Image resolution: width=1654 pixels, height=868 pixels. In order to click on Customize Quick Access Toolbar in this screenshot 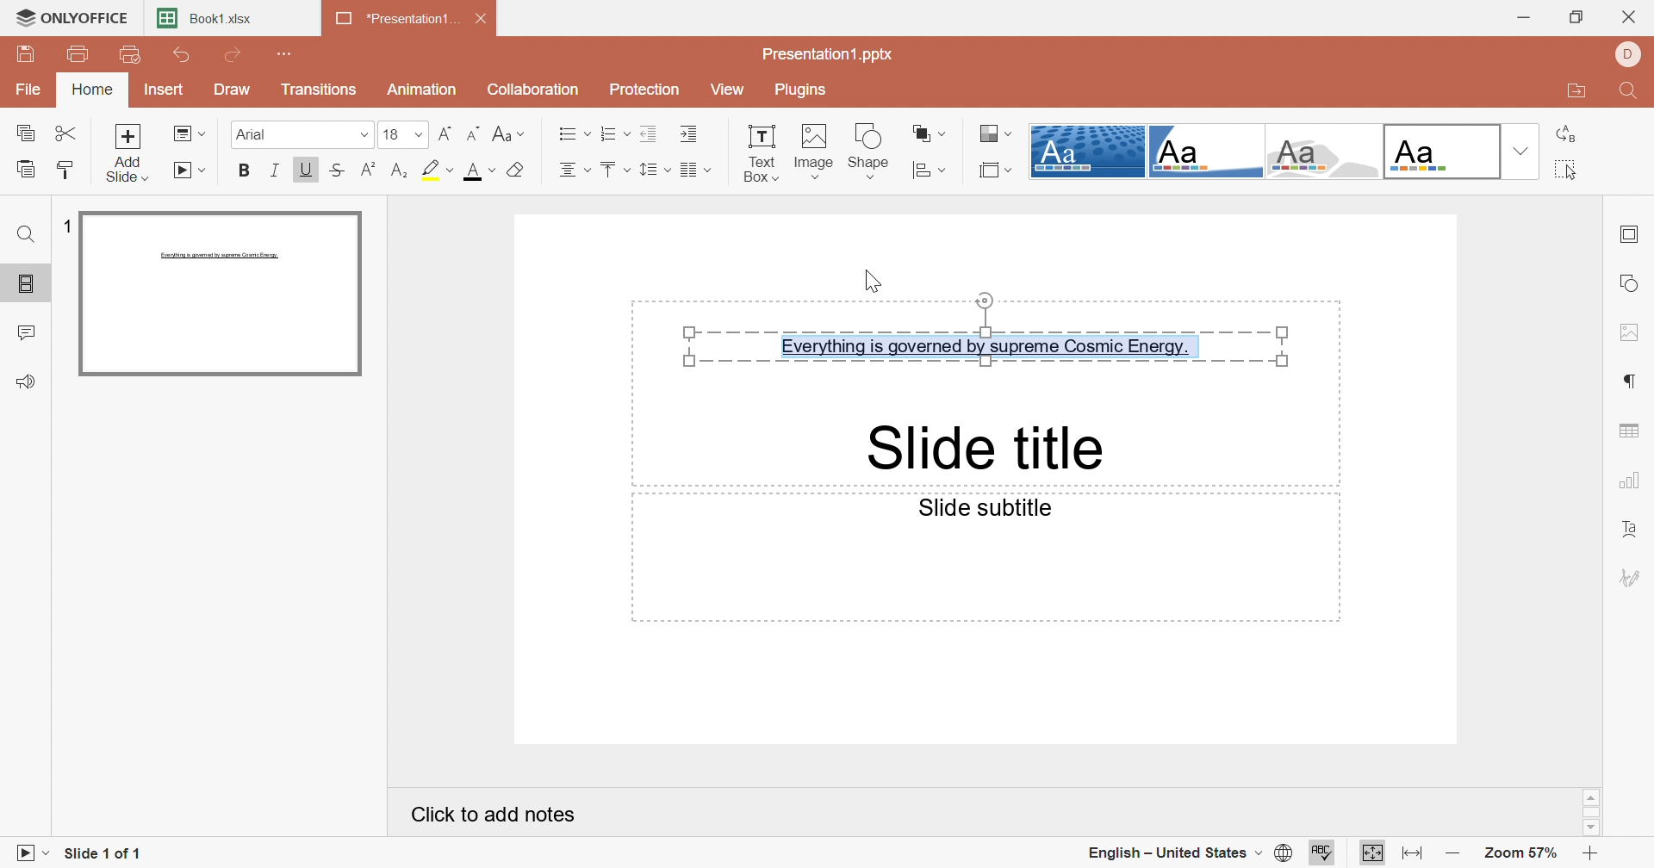, I will do `click(292, 55)`.